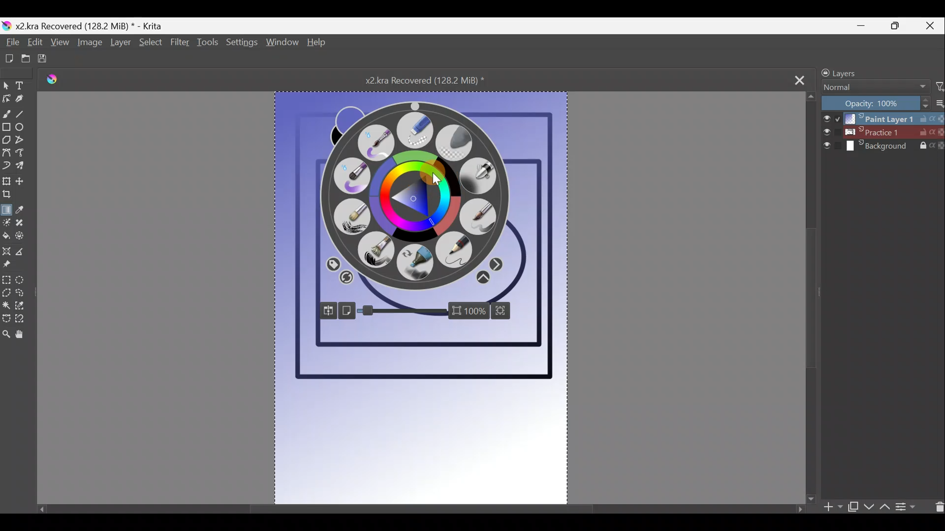 The width and height of the screenshot is (945, 531). What do you see at coordinates (209, 45) in the screenshot?
I see `Tools` at bounding box center [209, 45].